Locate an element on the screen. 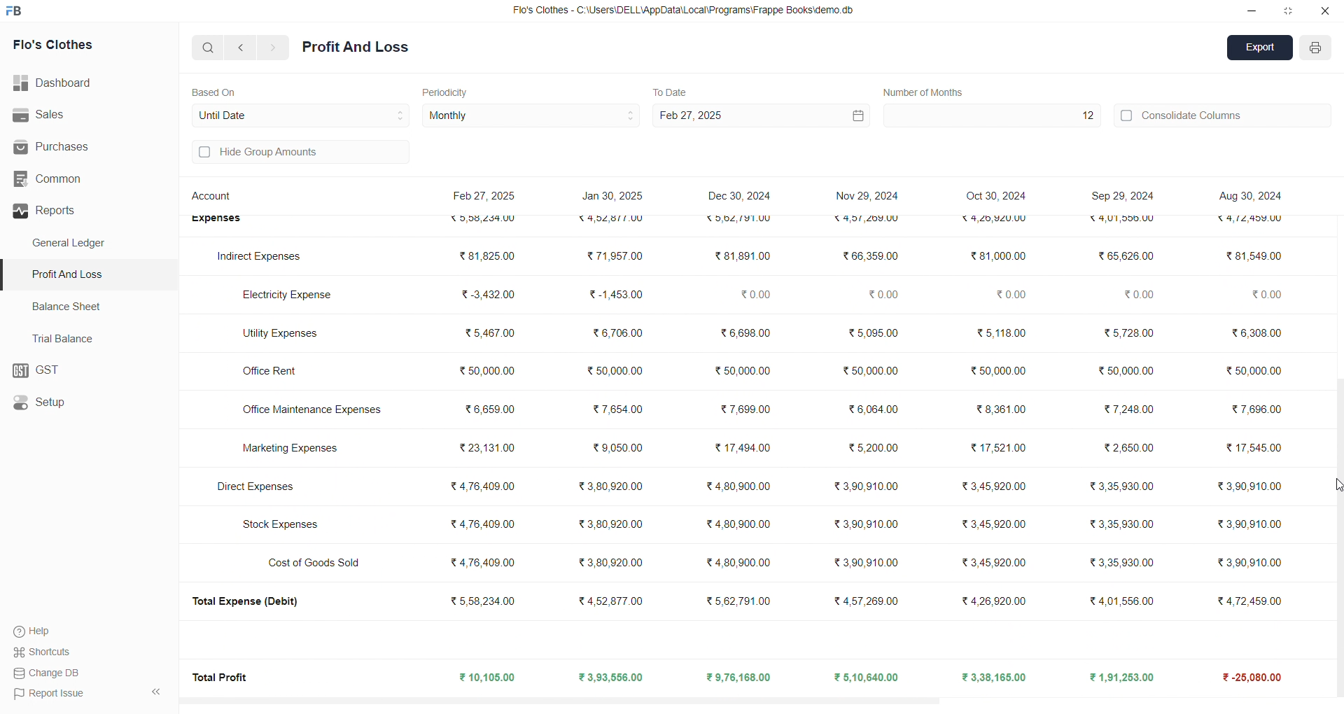 The image size is (1344, 714). ₹4,80,900.00 is located at coordinates (738, 487).